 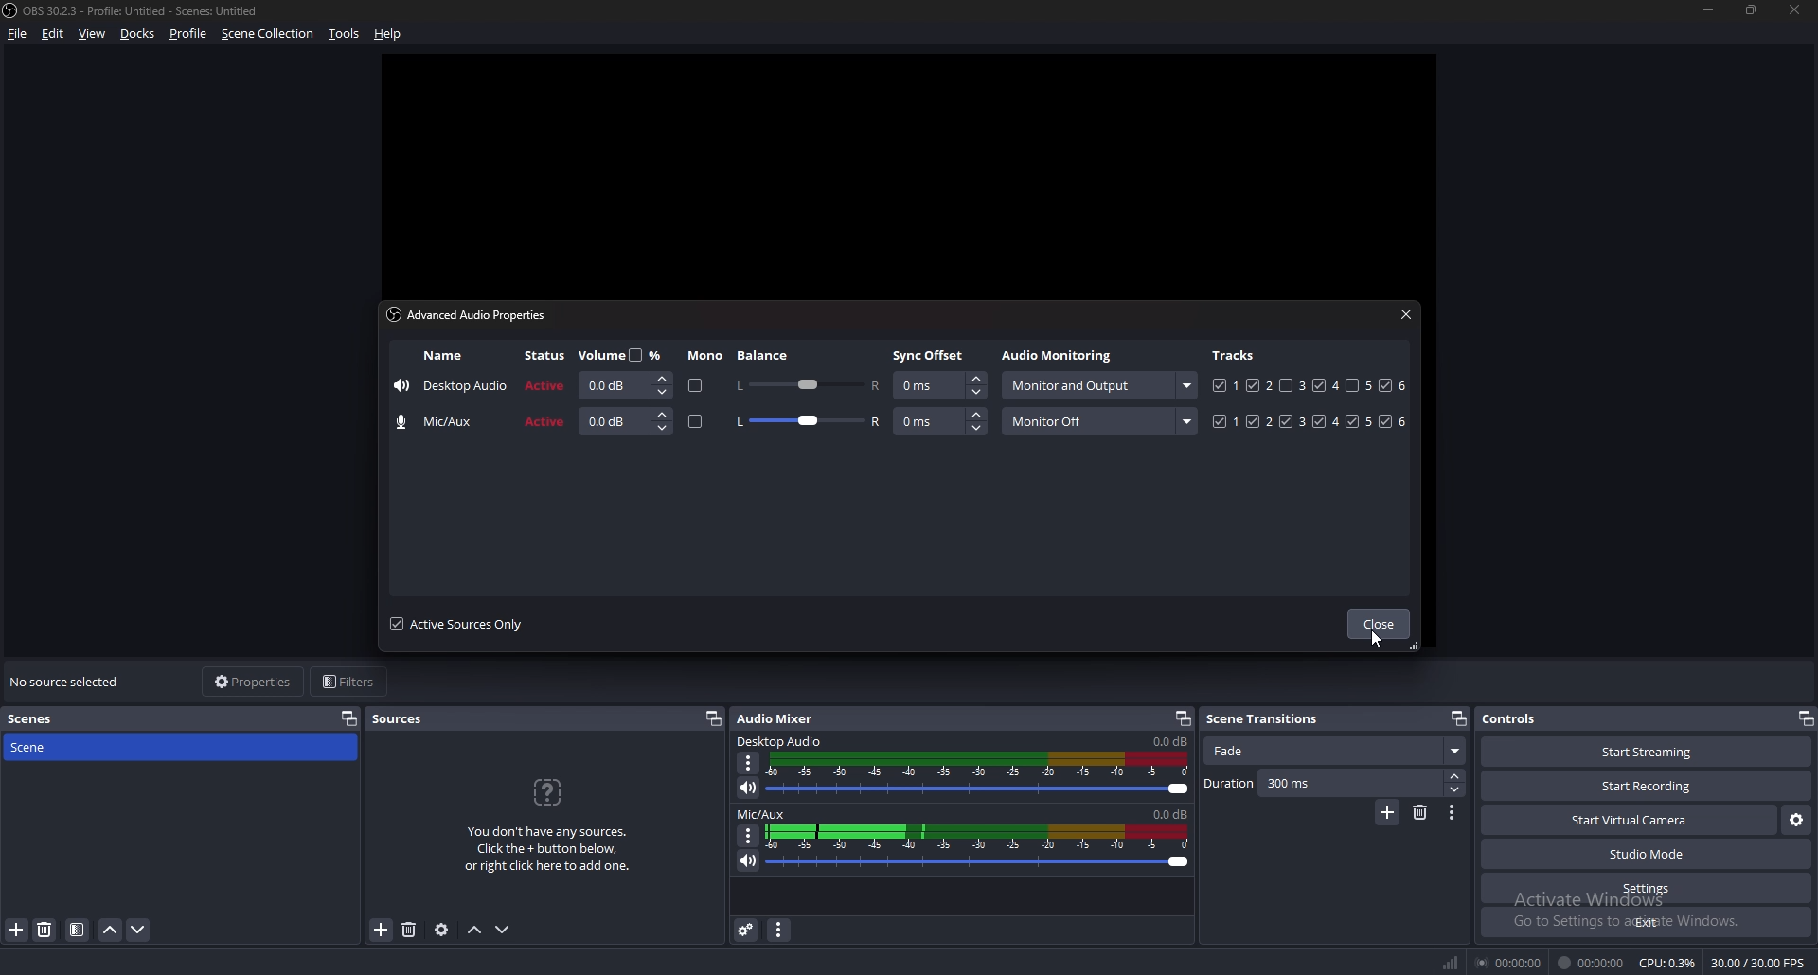 I want to click on volume input, so click(x=627, y=421).